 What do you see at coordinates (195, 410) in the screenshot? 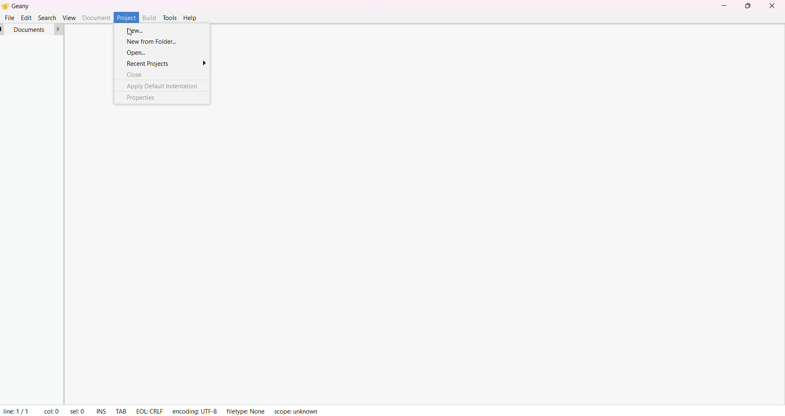
I see `encoding: UTF-8` at bounding box center [195, 410].